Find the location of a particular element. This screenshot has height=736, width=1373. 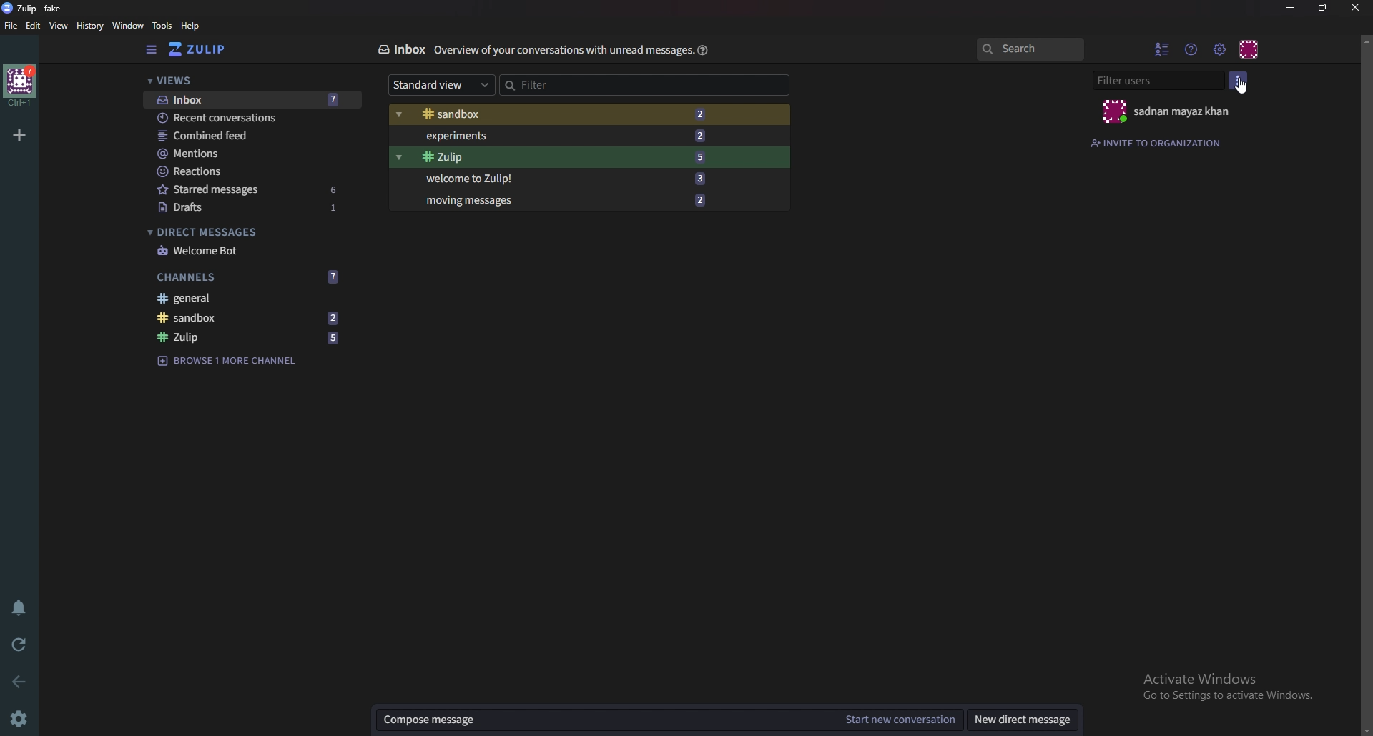

Reactions is located at coordinates (249, 171).